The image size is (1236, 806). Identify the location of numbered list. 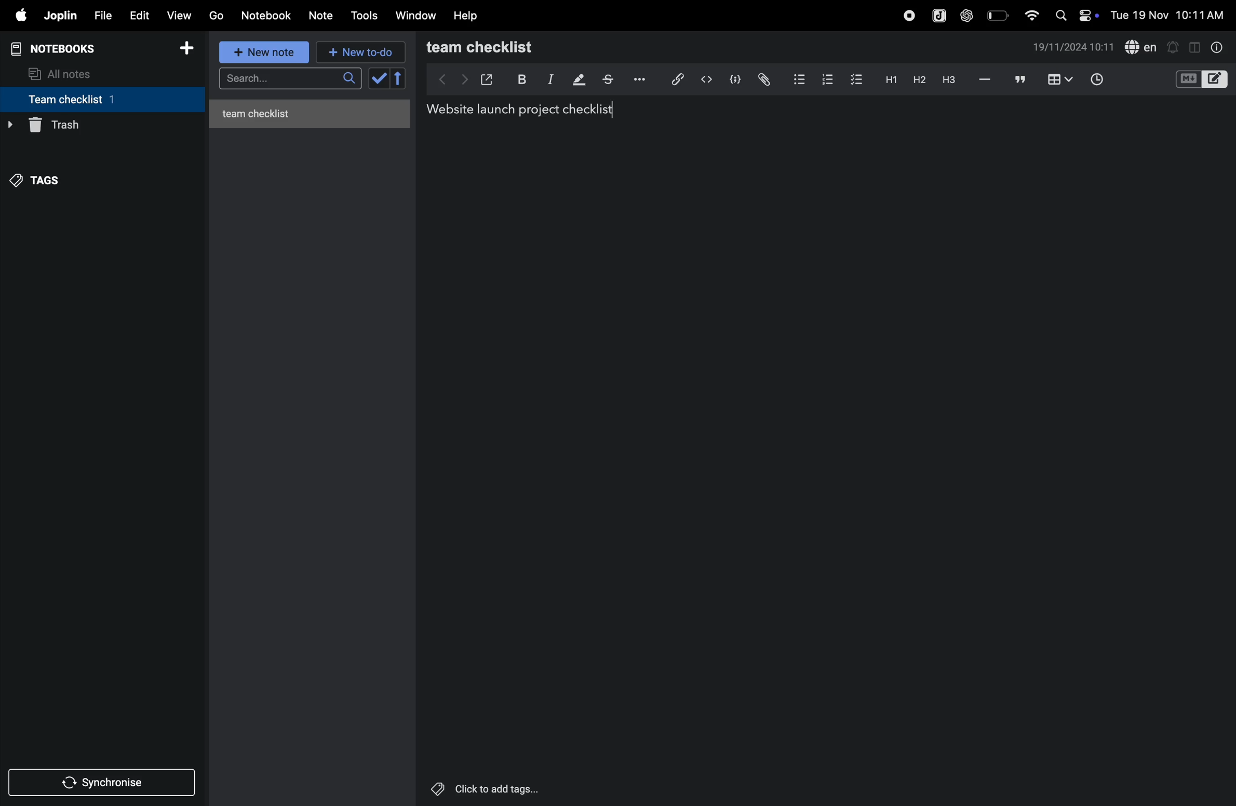
(825, 78).